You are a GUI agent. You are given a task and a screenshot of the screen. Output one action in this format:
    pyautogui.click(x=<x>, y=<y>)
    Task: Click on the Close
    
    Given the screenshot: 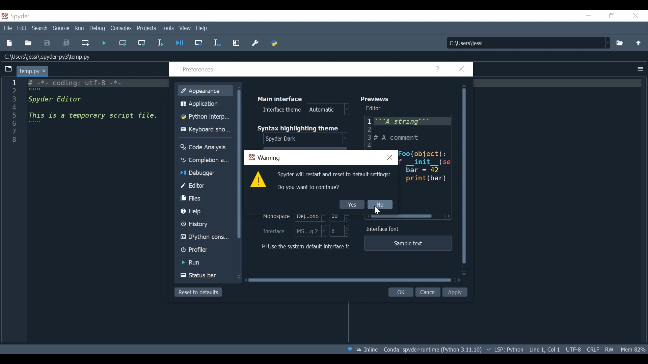 What is the action you would take?
    pyautogui.click(x=389, y=157)
    